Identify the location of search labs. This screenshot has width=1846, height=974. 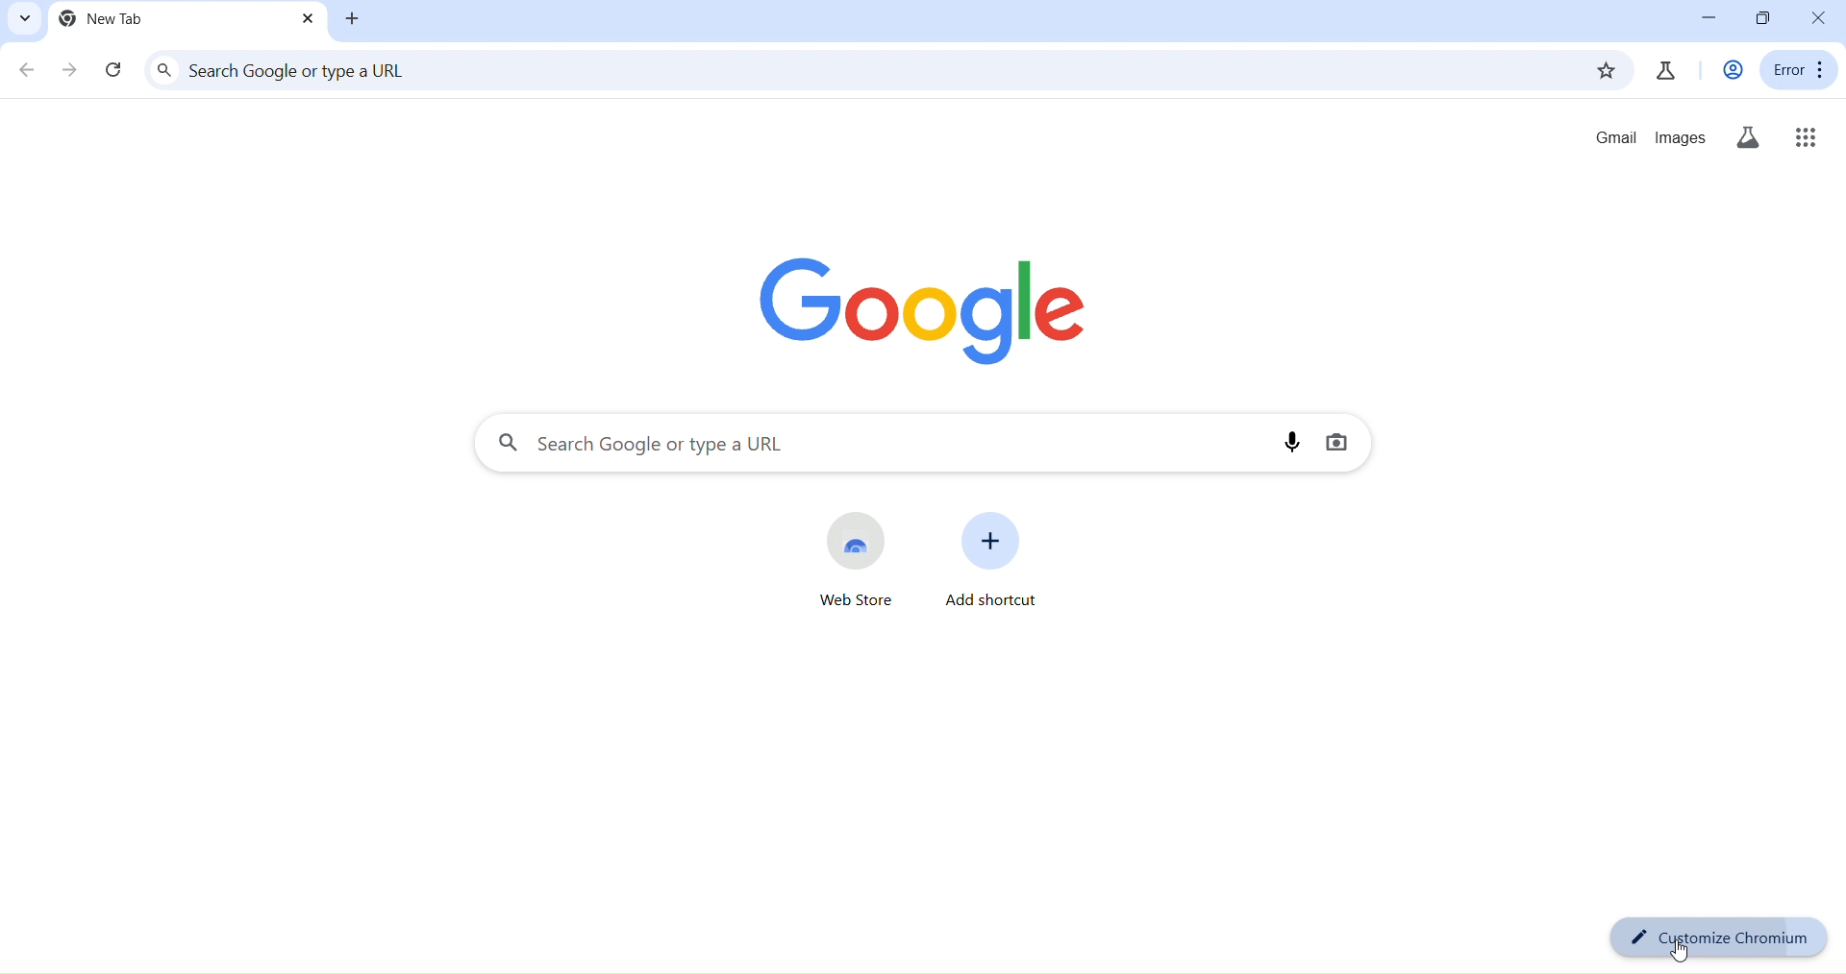
(1748, 137).